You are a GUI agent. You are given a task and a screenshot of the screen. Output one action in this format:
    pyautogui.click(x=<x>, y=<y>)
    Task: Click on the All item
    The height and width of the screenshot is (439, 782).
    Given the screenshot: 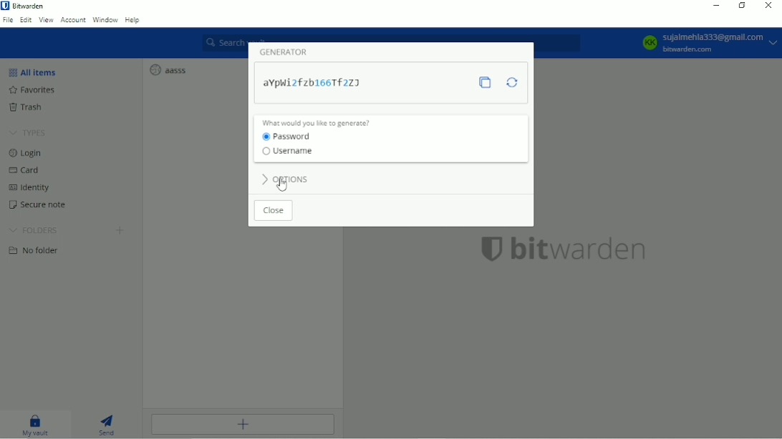 What is the action you would take?
    pyautogui.click(x=33, y=71)
    